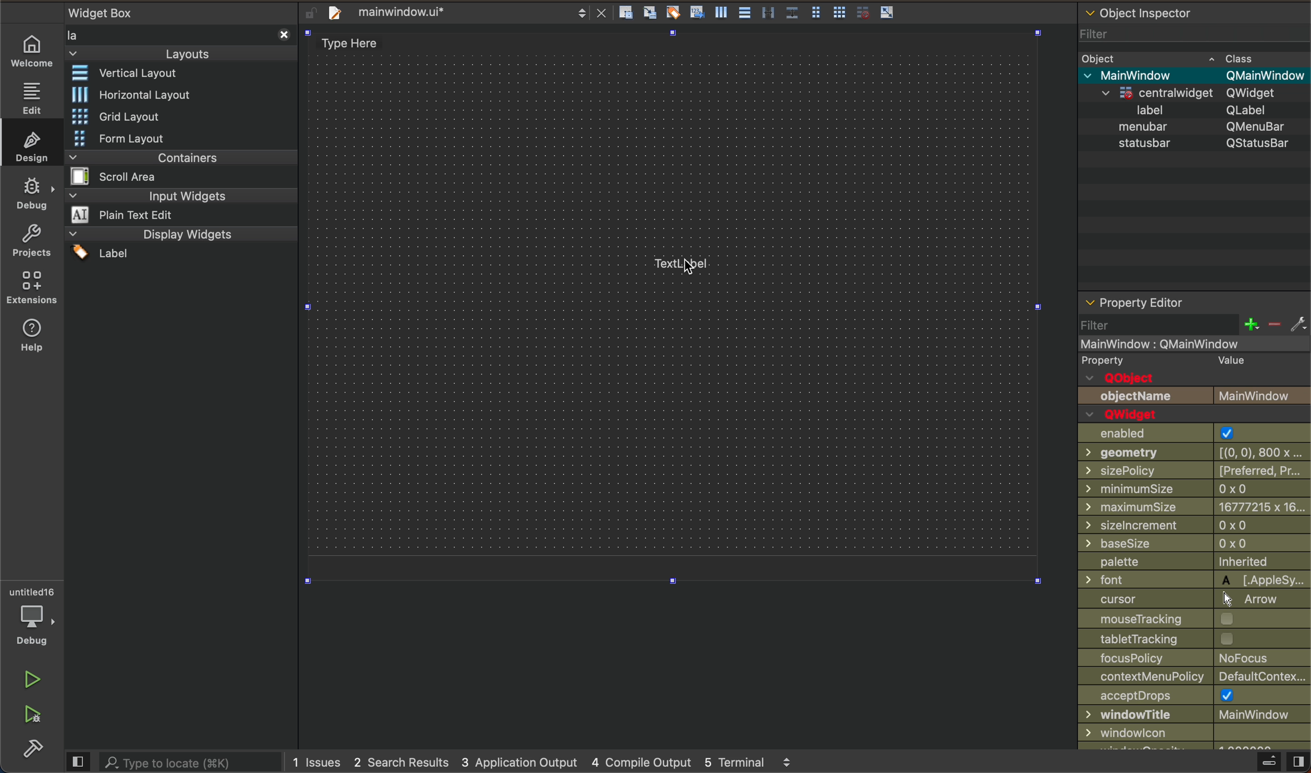 This screenshot has width=1311, height=773. I want to click on label, so click(1196, 111).